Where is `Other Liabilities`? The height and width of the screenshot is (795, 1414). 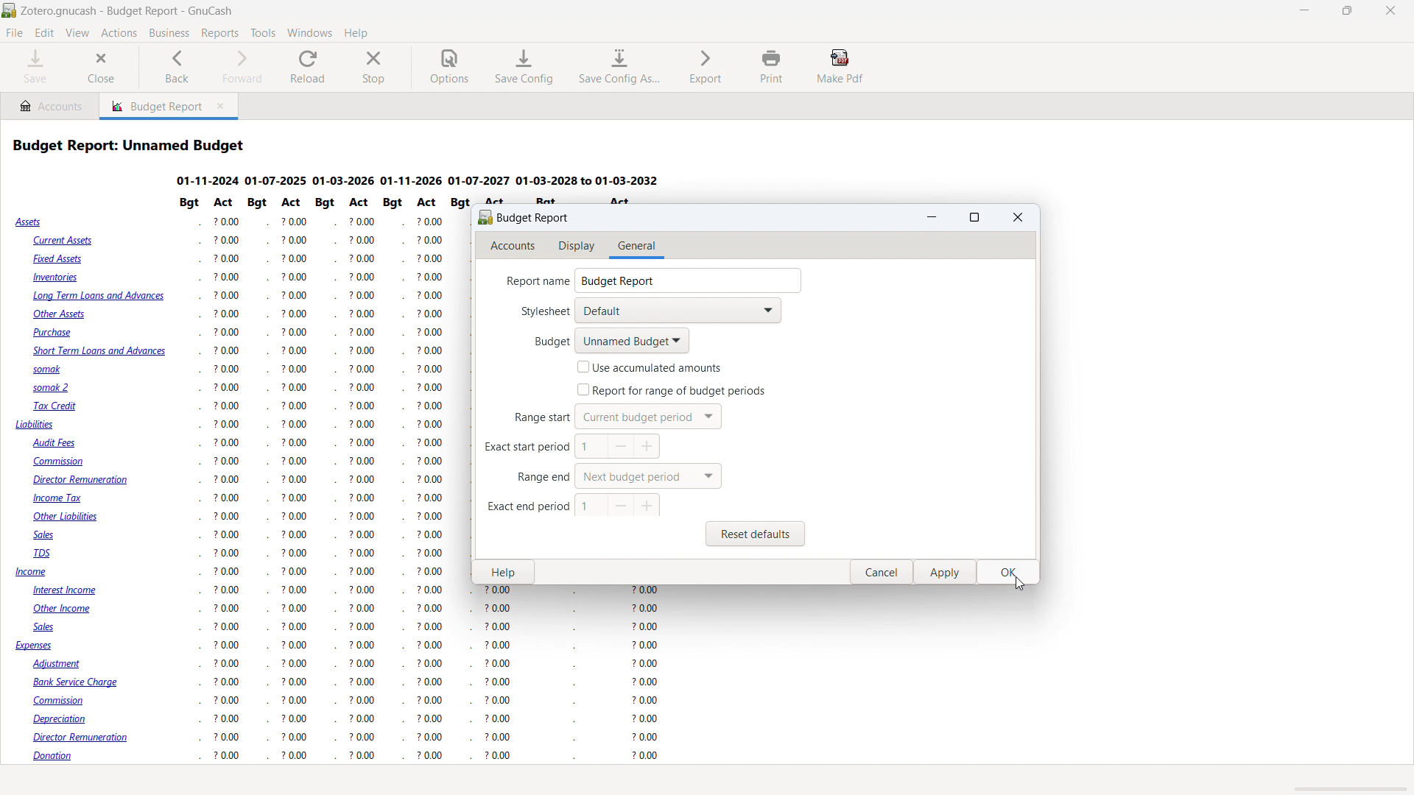 Other Liabilities is located at coordinates (69, 517).